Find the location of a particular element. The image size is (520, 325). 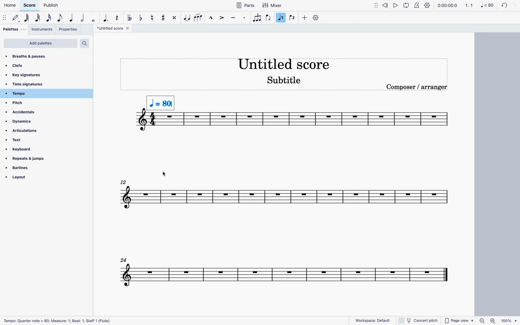

move is located at coordinates (376, 6).